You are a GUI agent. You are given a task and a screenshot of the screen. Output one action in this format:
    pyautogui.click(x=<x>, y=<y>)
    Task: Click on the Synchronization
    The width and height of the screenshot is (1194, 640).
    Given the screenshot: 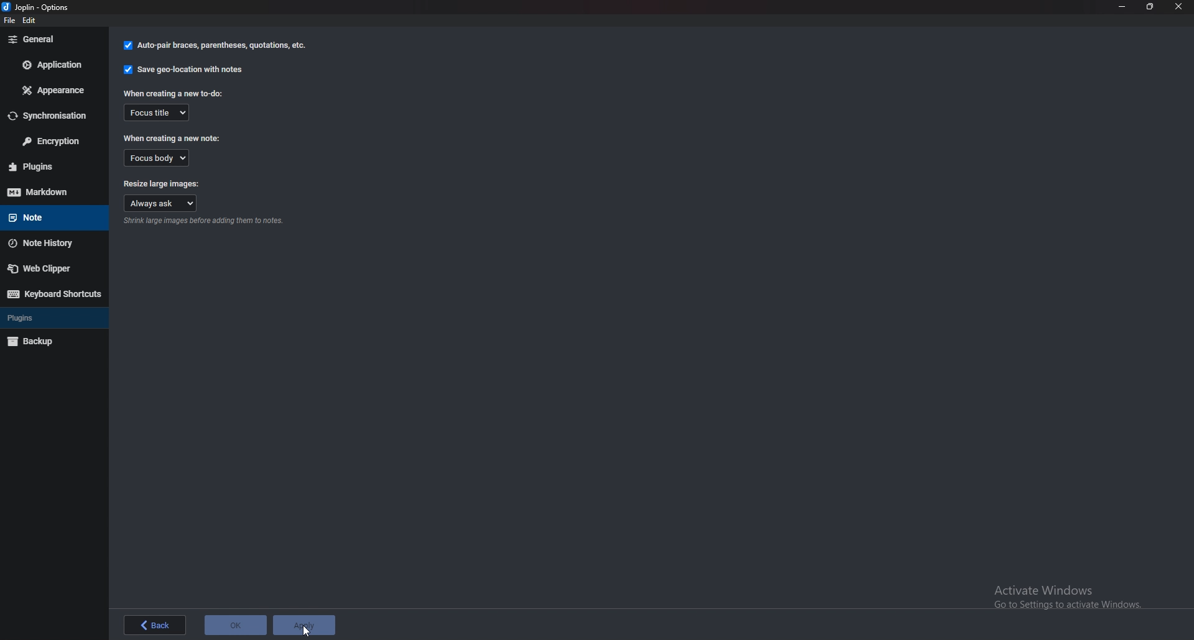 What is the action you would take?
    pyautogui.click(x=50, y=116)
    